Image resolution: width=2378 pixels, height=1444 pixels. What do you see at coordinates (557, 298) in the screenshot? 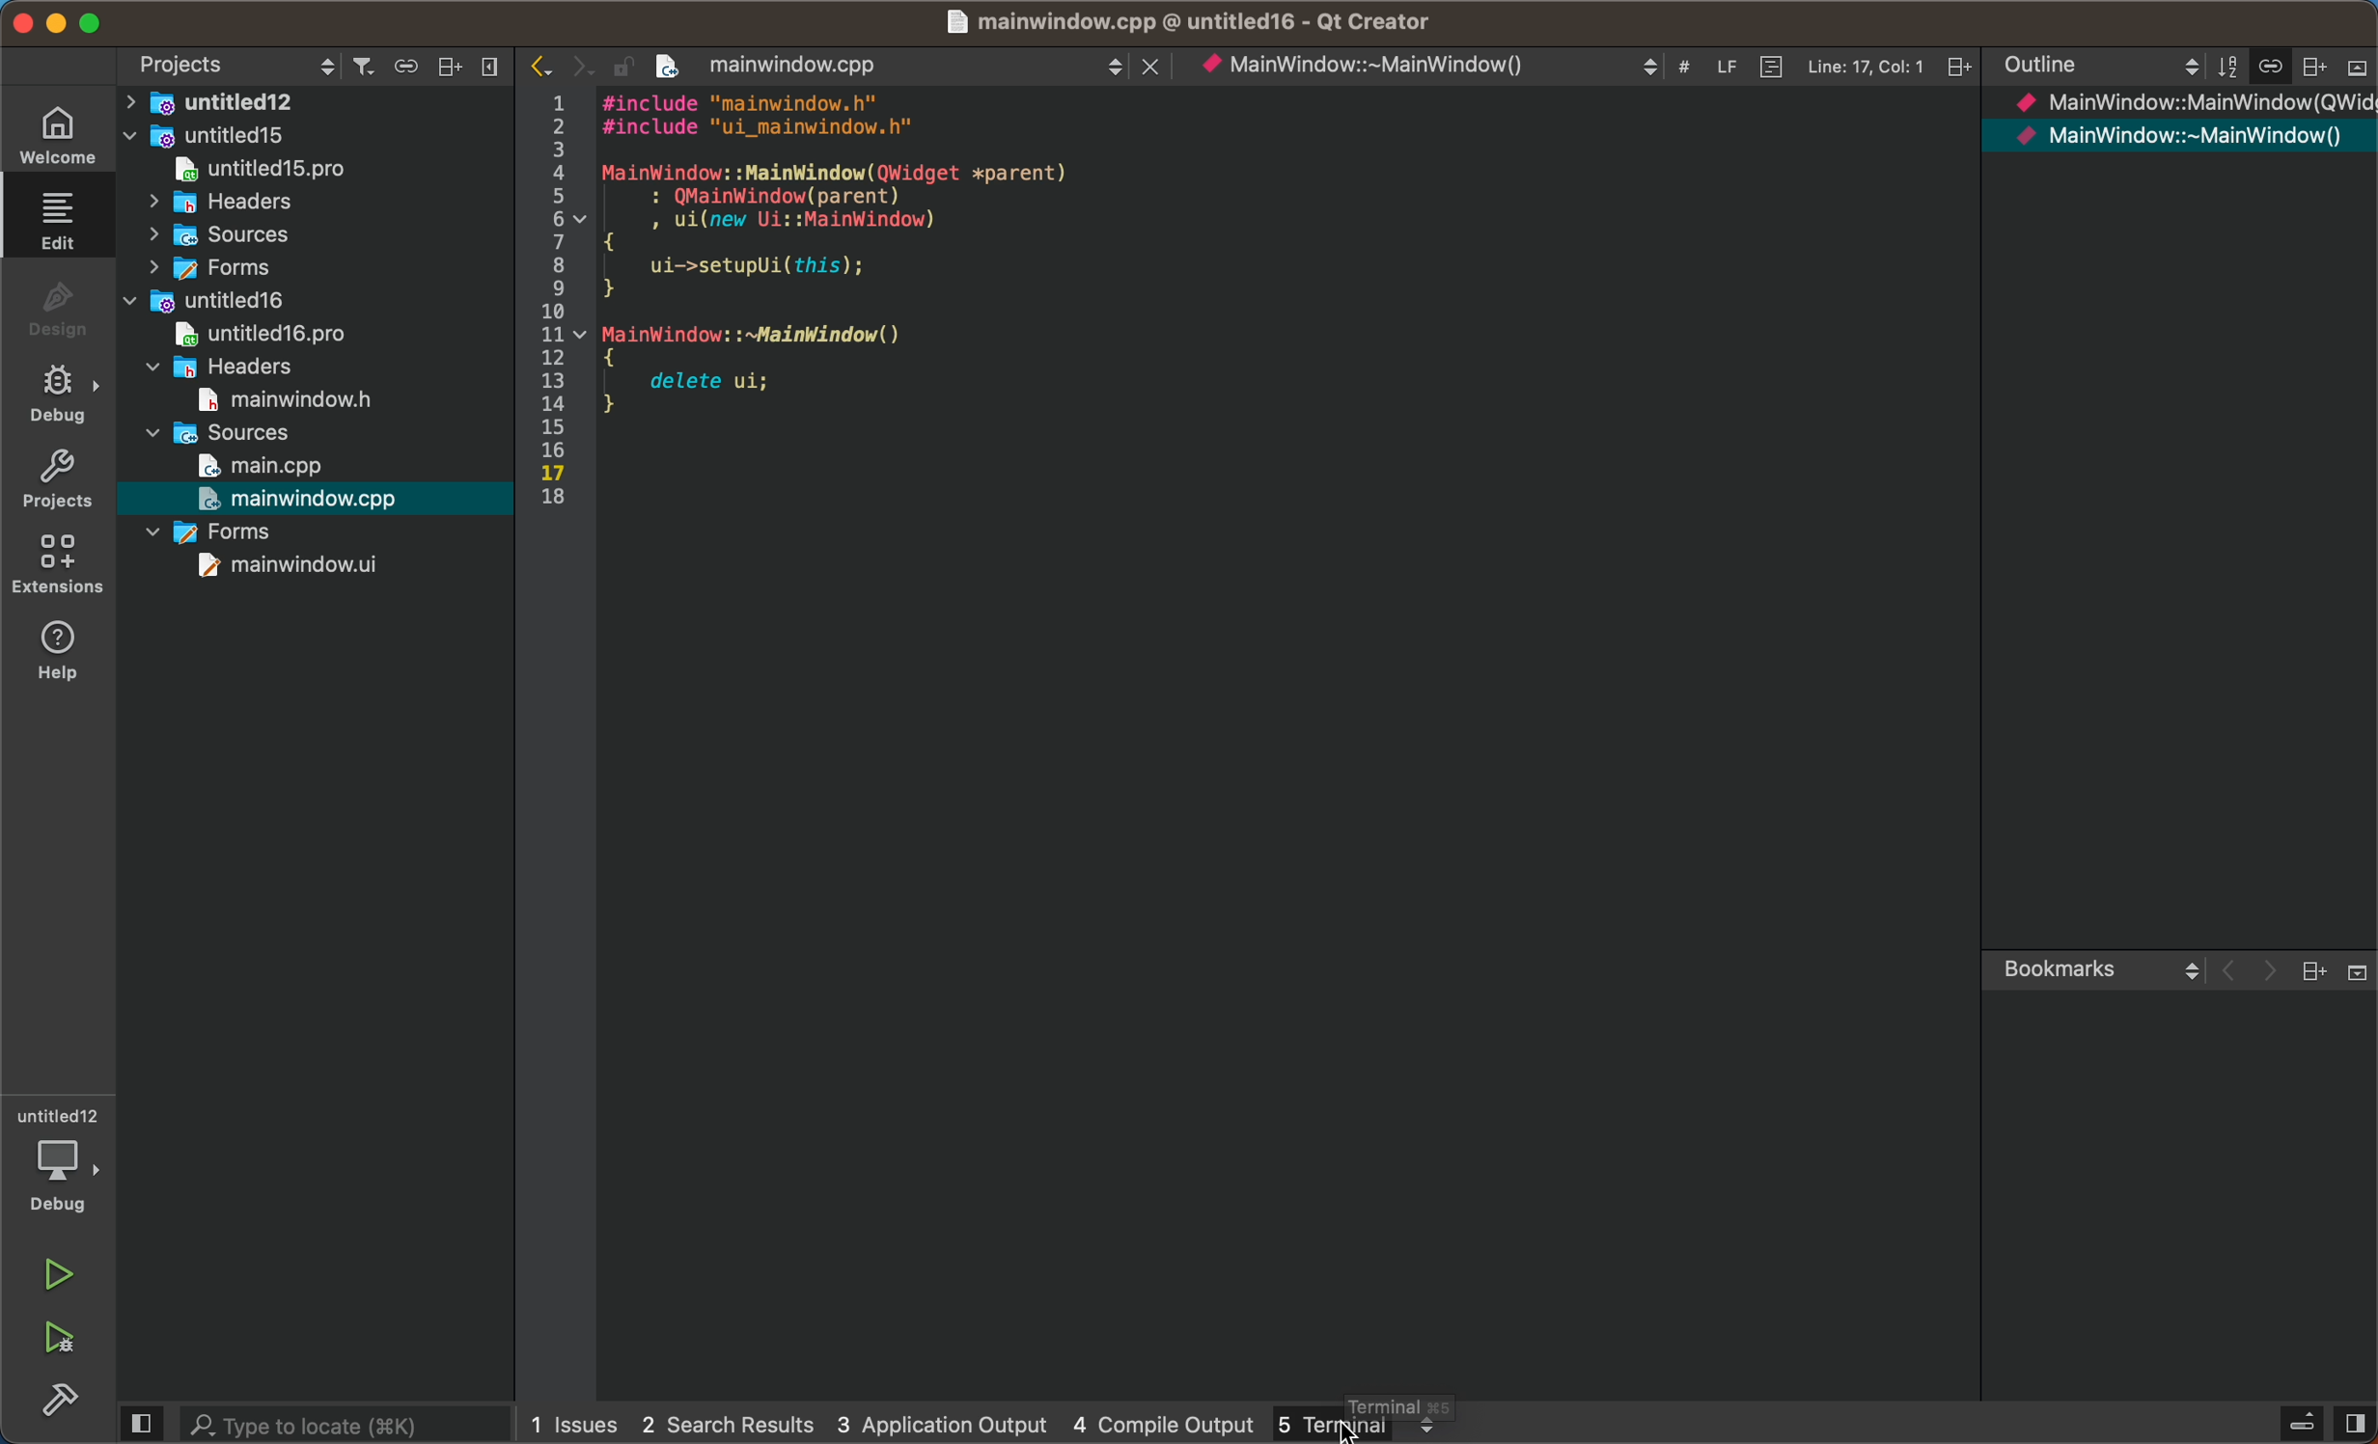
I see `numbers` at bounding box center [557, 298].